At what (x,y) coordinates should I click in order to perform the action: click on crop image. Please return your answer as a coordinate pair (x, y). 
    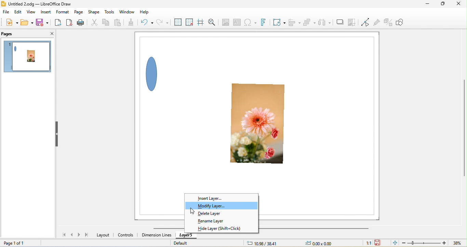
    Looking at the image, I should click on (352, 23).